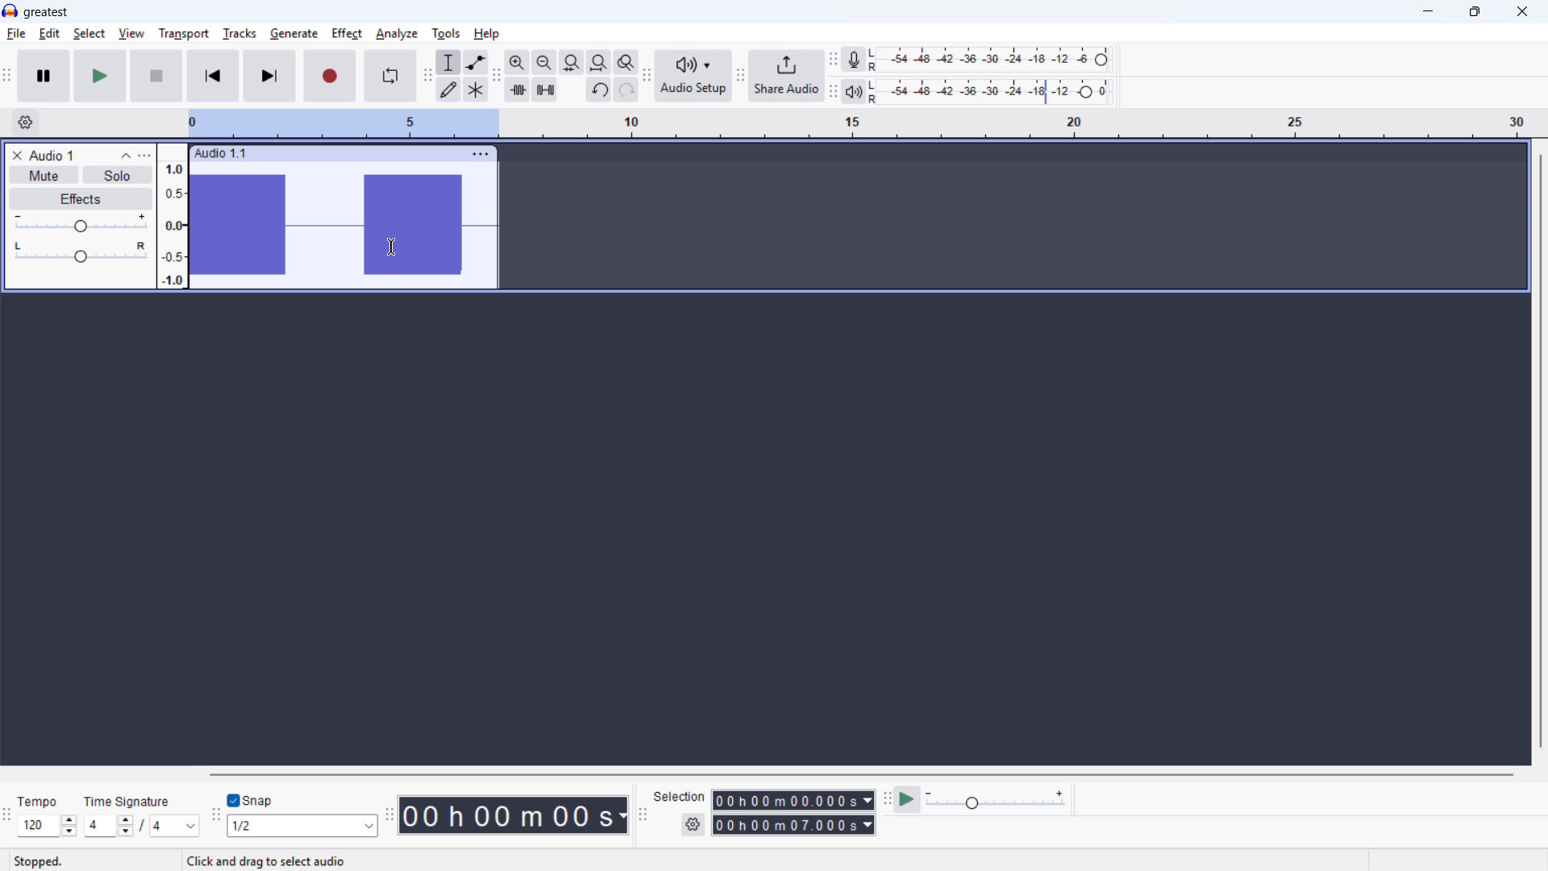 Image resolution: width=1548 pixels, height=871 pixels. I want to click on analyse, so click(396, 35).